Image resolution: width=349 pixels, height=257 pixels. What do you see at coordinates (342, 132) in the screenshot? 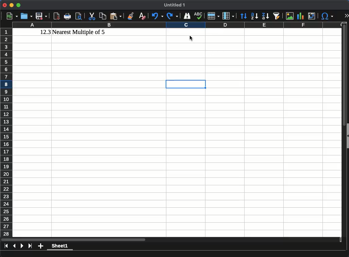
I see `scroll` at bounding box center [342, 132].